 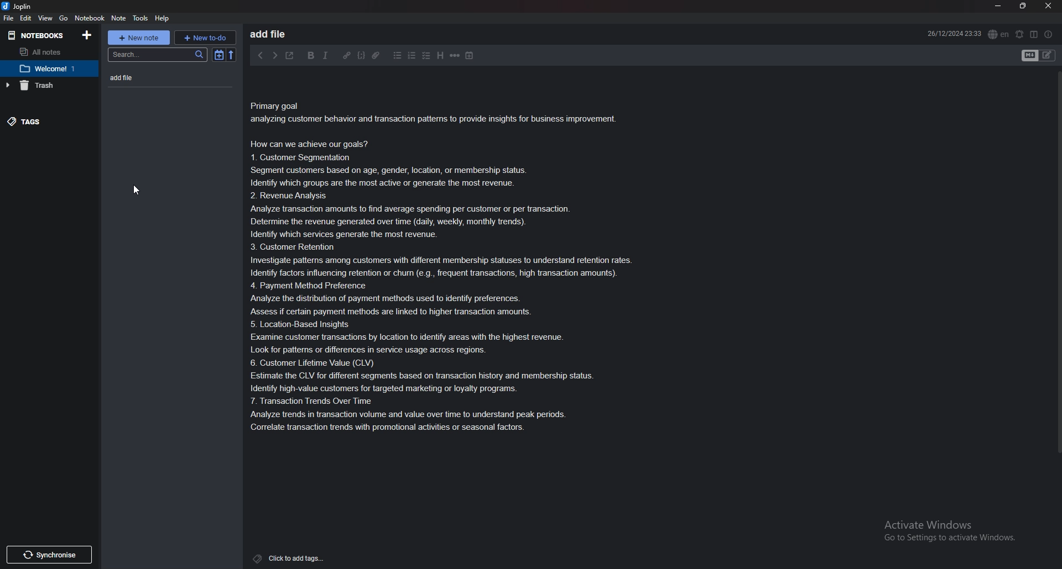 I want to click on go, so click(x=64, y=17).